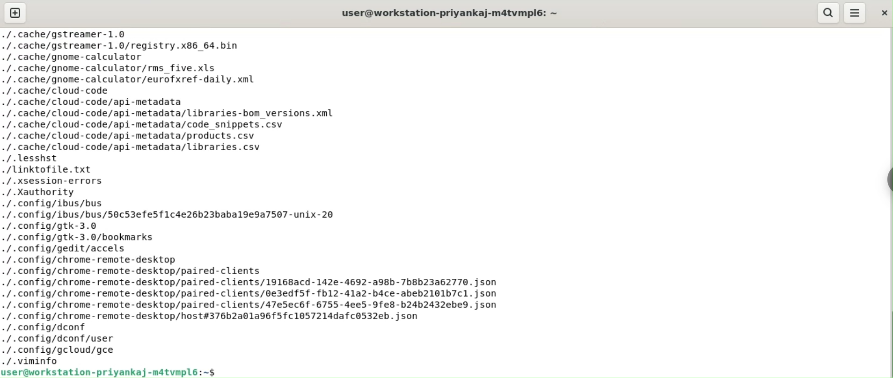  What do you see at coordinates (450, 15) in the screenshot?
I see `user@workstation-priyankaj-m4tvmplé: ~` at bounding box center [450, 15].